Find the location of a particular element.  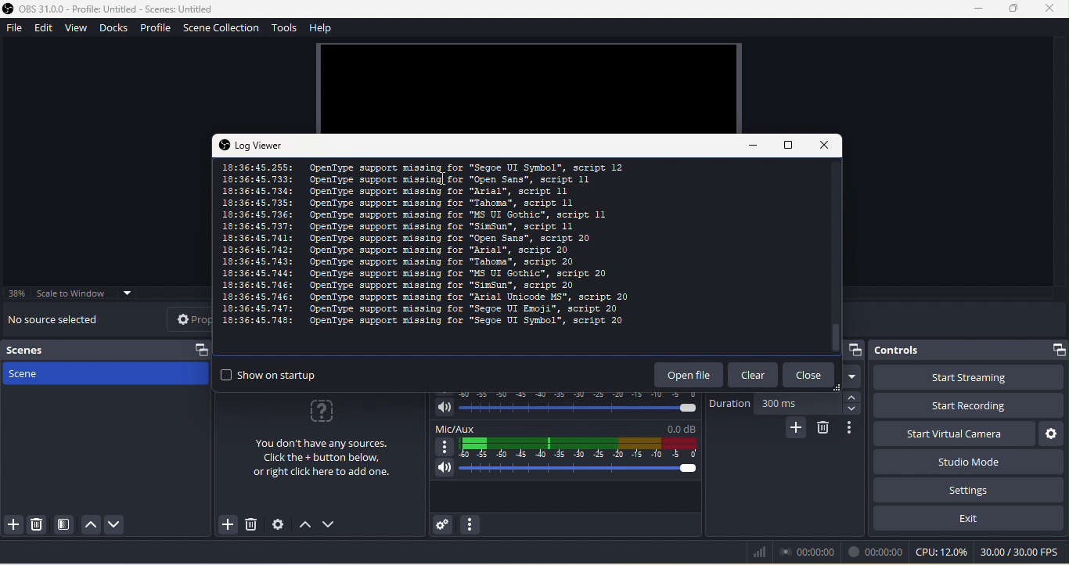

 you don't have any sources click the+ button below , or right click here to add one. is located at coordinates (320, 446).